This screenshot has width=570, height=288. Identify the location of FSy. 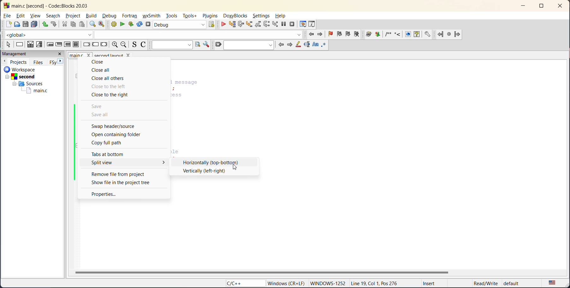
(52, 62).